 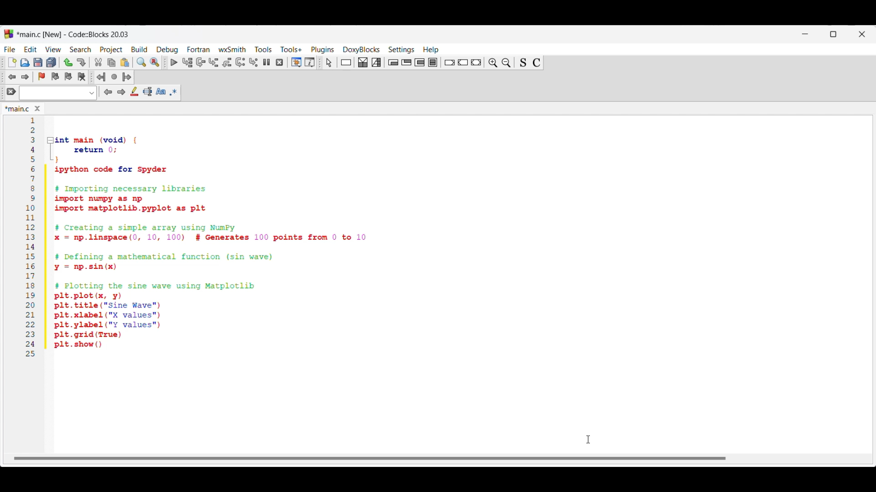 I want to click on Toggle comments, so click(x=537, y=63).